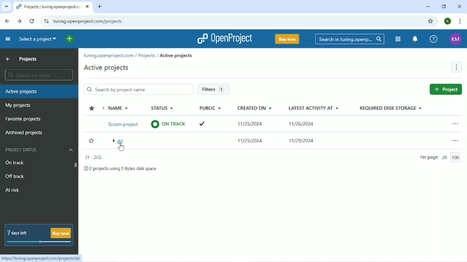  I want to click on dd, so click(120, 142).